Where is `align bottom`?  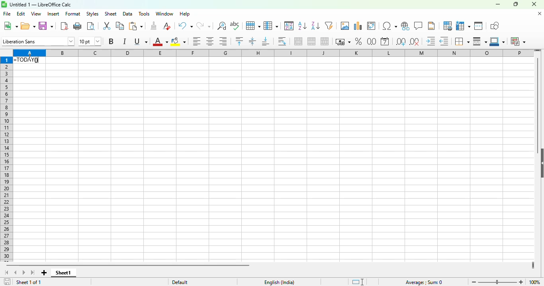
align bottom is located at coordinates (266, 41).